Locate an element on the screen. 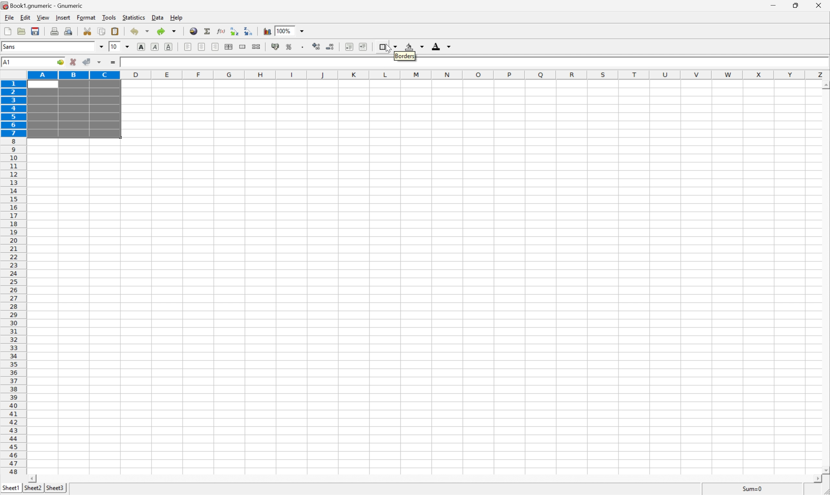 This screenshot has height=495, width=830. merge a range of cells is located at coordinates (242, 45).